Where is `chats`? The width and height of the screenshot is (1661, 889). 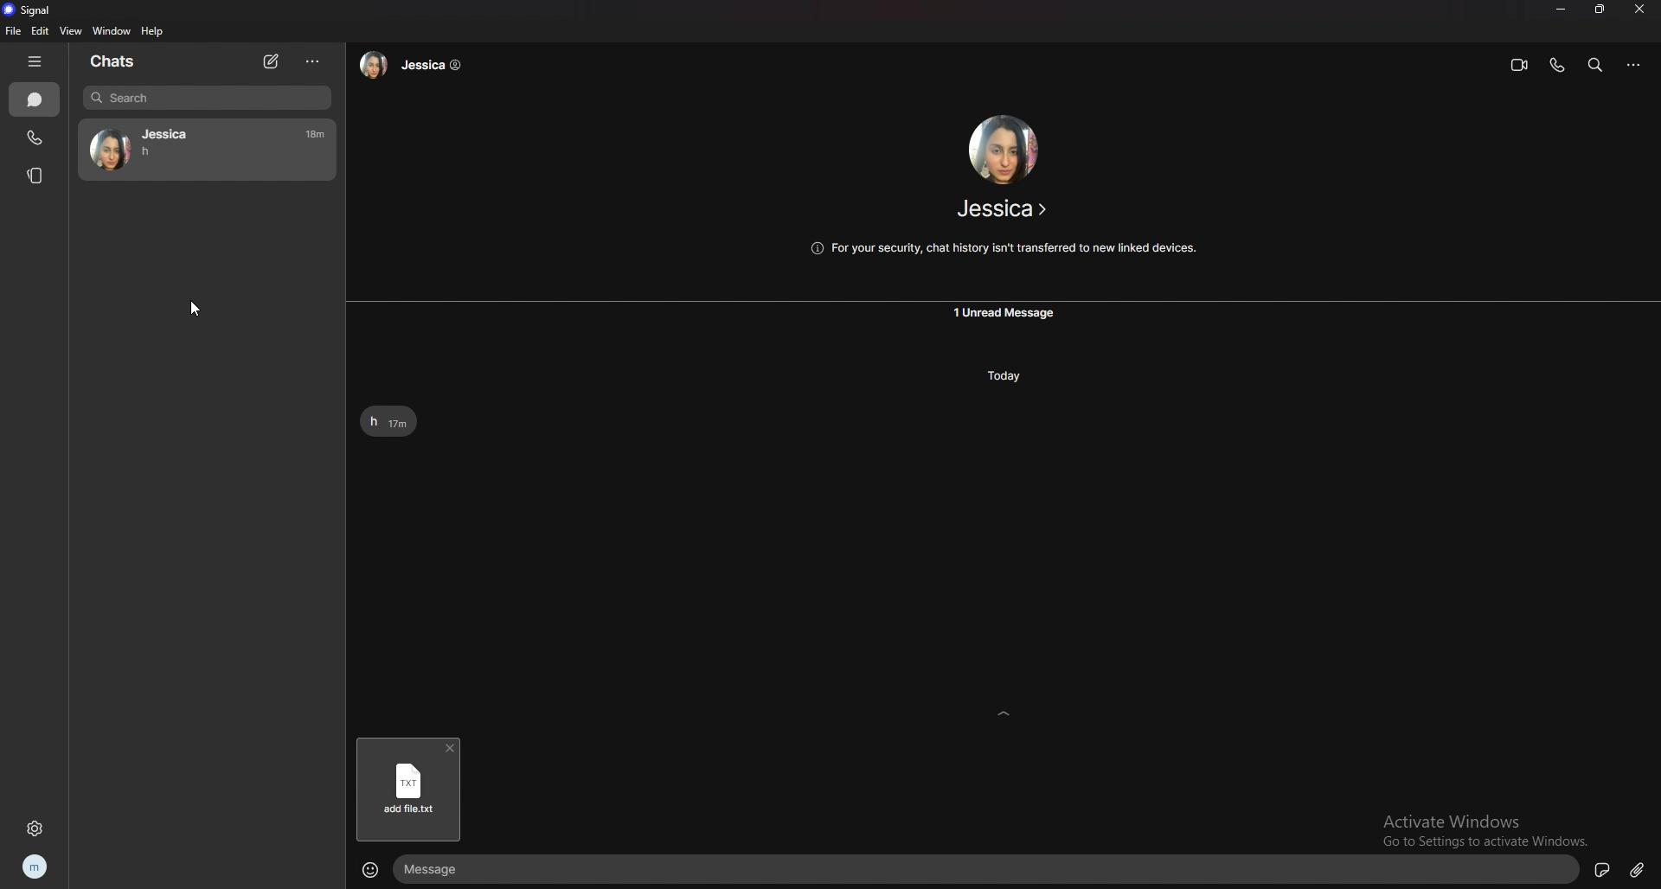 chats is located at coordinates (35, 99).